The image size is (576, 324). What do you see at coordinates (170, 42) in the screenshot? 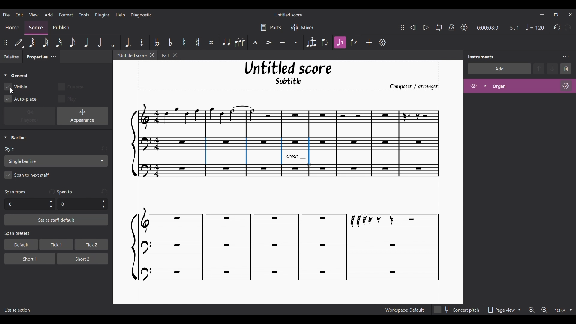
I see `Toggle flat` at bounding box center [170, 42].